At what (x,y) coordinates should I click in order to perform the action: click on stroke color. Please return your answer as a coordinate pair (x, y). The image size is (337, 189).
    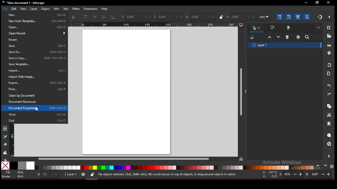
    Looking at the image, I should click on (13, 176).